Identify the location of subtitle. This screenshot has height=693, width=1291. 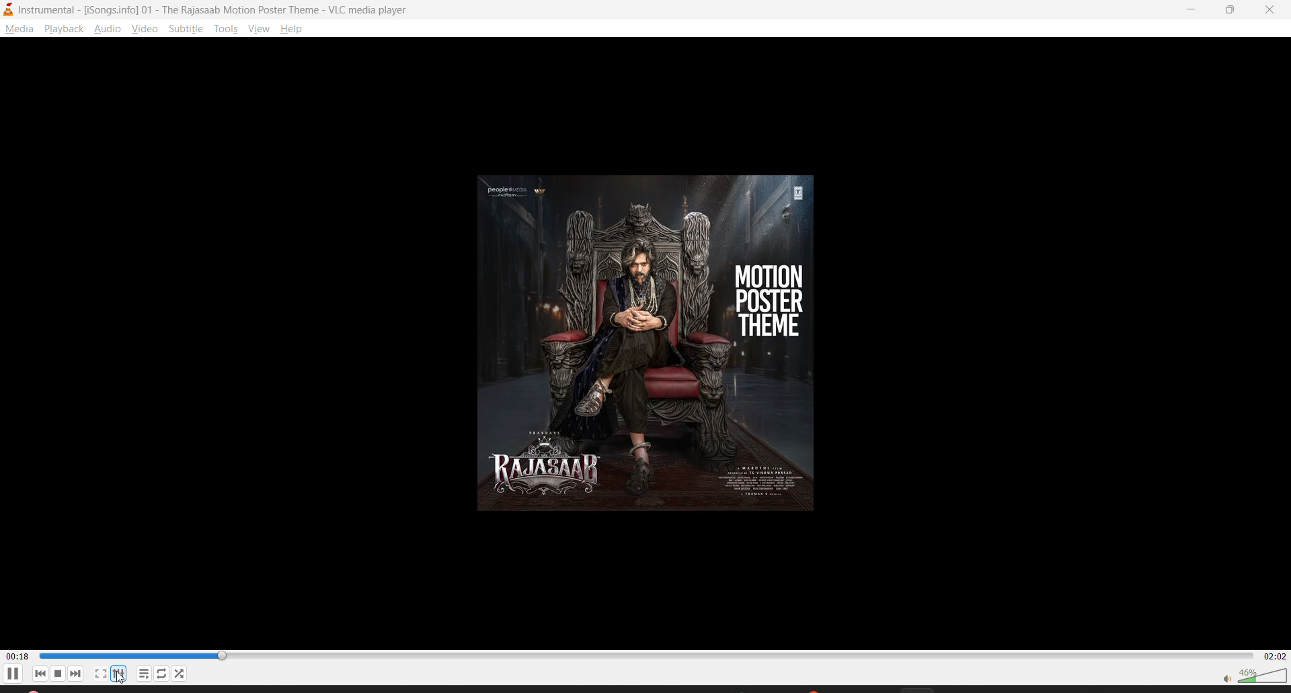
(188, 32).